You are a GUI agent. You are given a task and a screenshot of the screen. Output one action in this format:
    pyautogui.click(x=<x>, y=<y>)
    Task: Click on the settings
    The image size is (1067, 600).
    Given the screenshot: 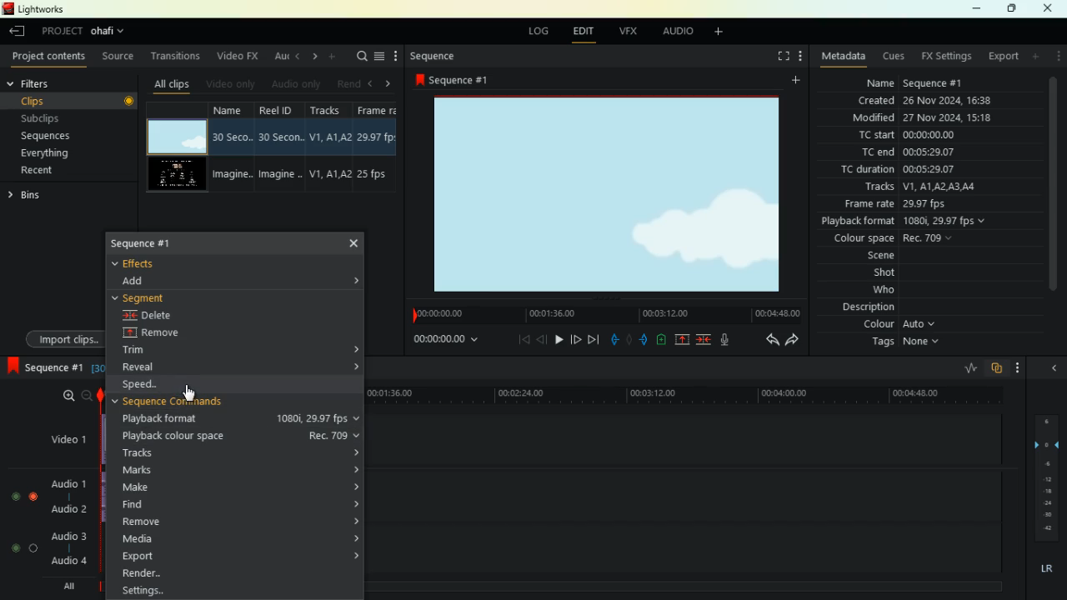 What is the action you would take?
    pyautogui.click(x=235, y=592)
    